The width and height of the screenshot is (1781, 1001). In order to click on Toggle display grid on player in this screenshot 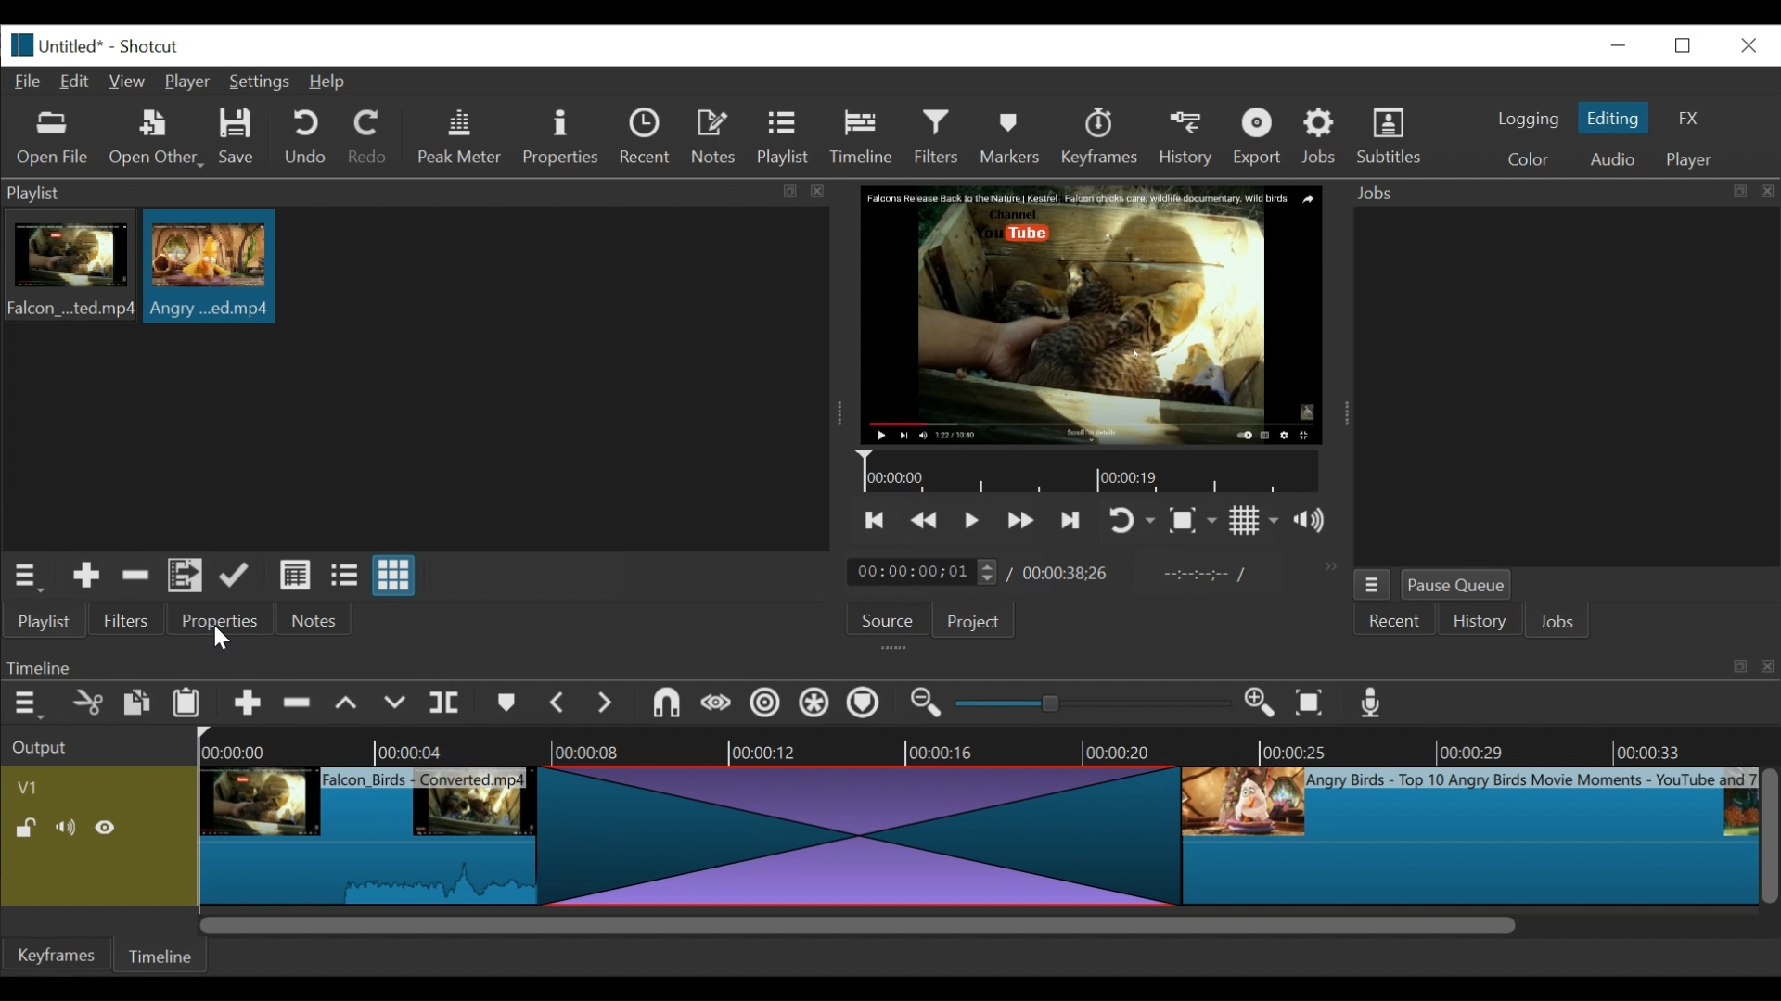, I will do `click(1254, 520)`.